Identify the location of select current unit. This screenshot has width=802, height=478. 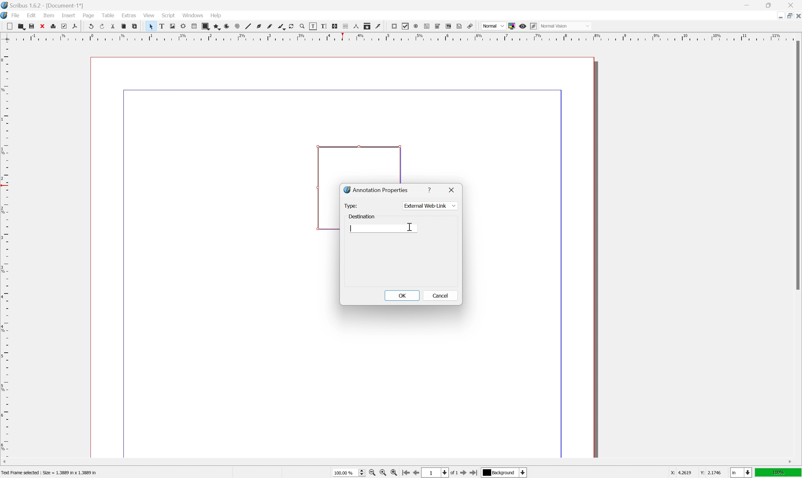
(741, 473).